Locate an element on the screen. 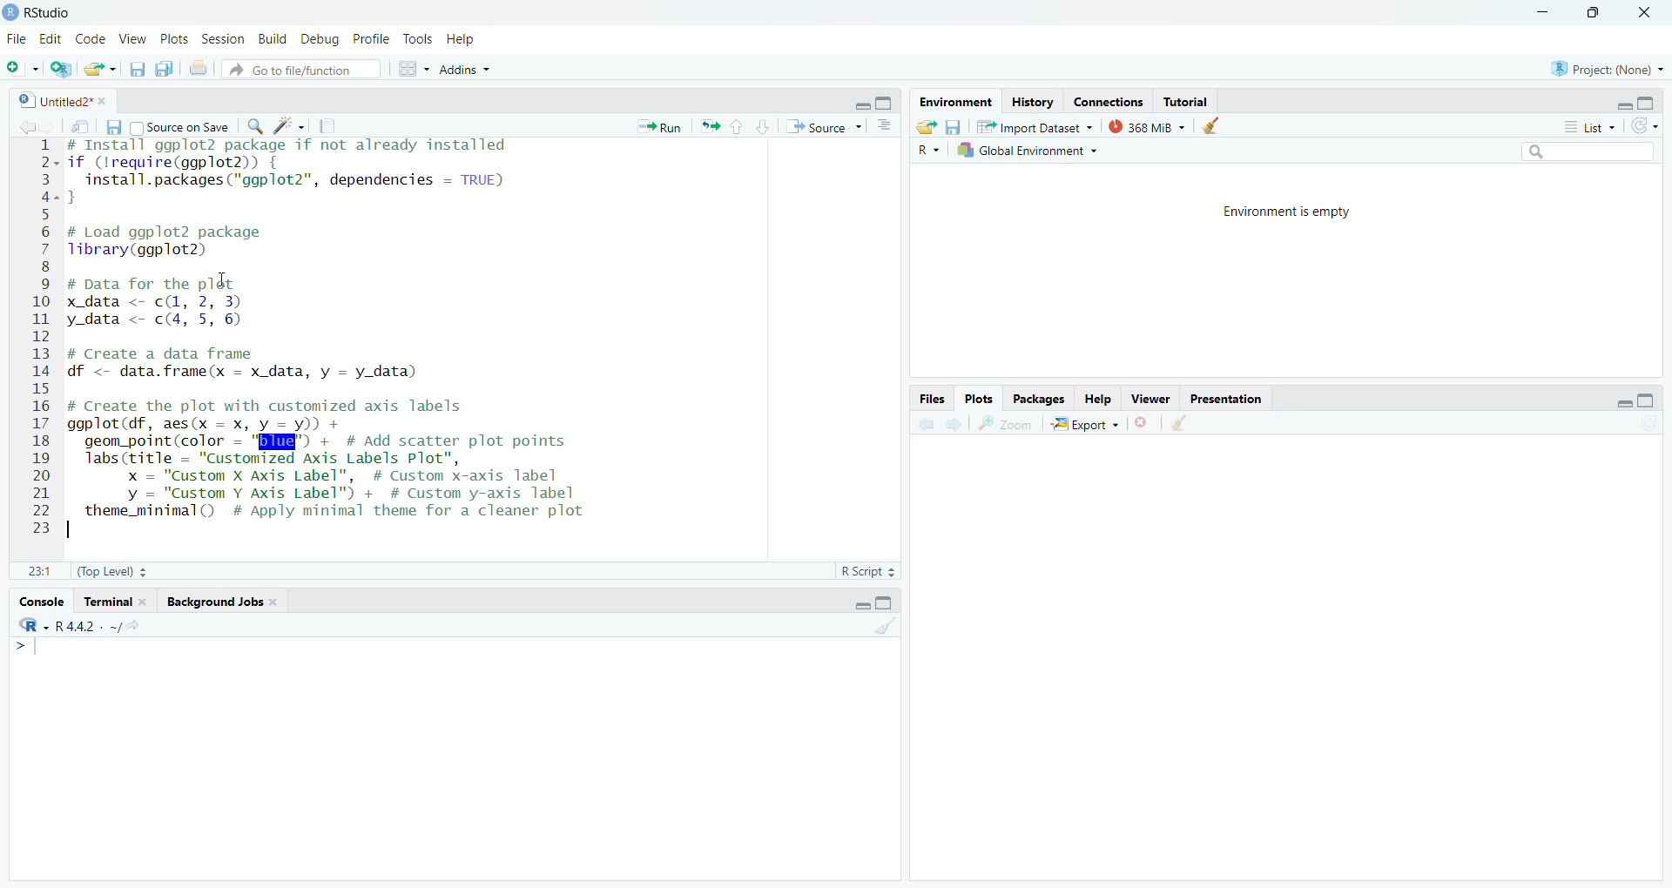 This screenshot has height=888, width=1672. zoom is located at coordinates (1007, 426).